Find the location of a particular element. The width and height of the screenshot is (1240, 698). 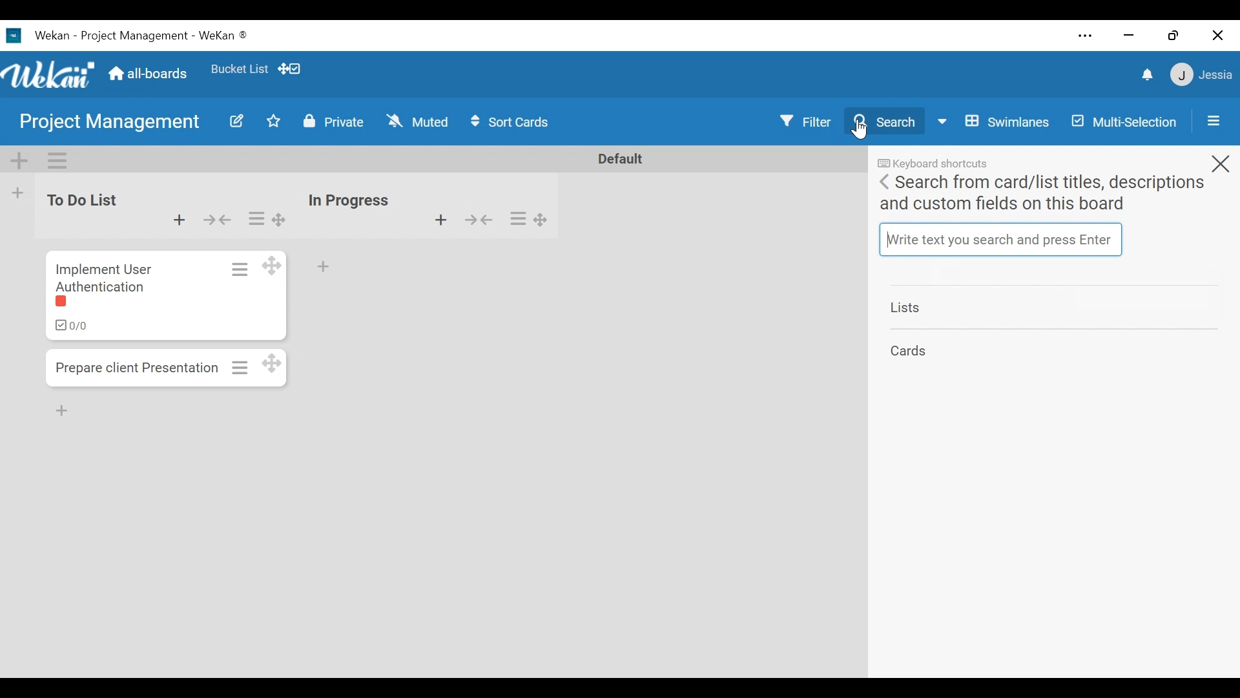

notification is located at coordinates (1146, 76).